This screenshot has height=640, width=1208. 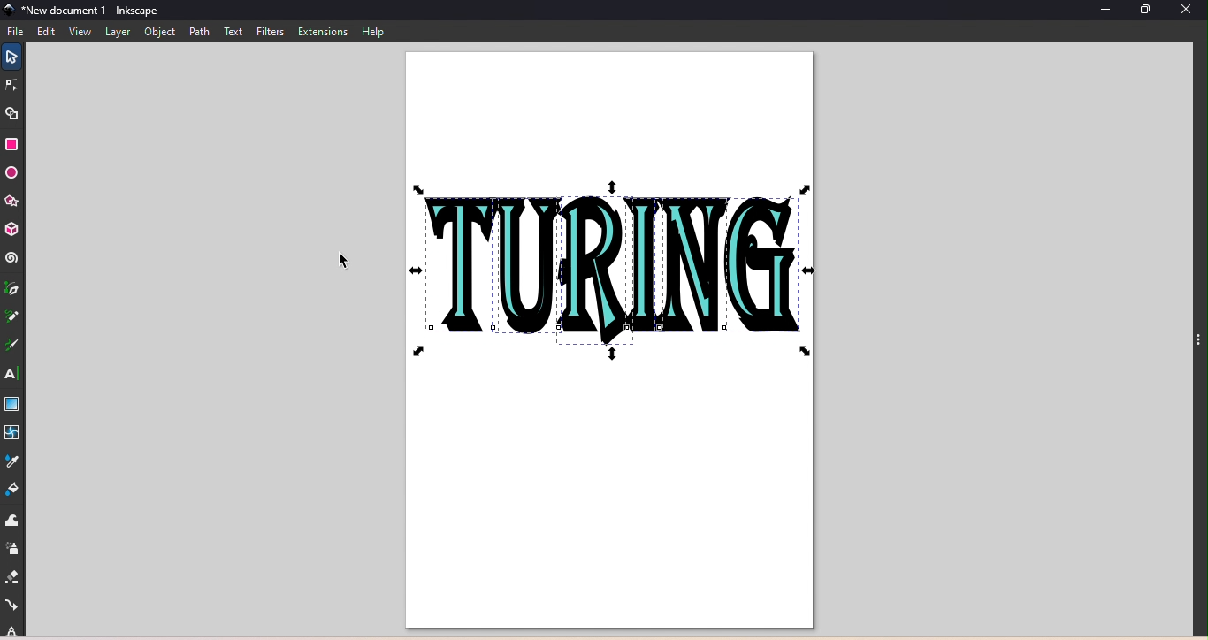 What do you see at coordinates (119, 34) in the screenshot?
I see `Layer` at bounding box center [119, 34].